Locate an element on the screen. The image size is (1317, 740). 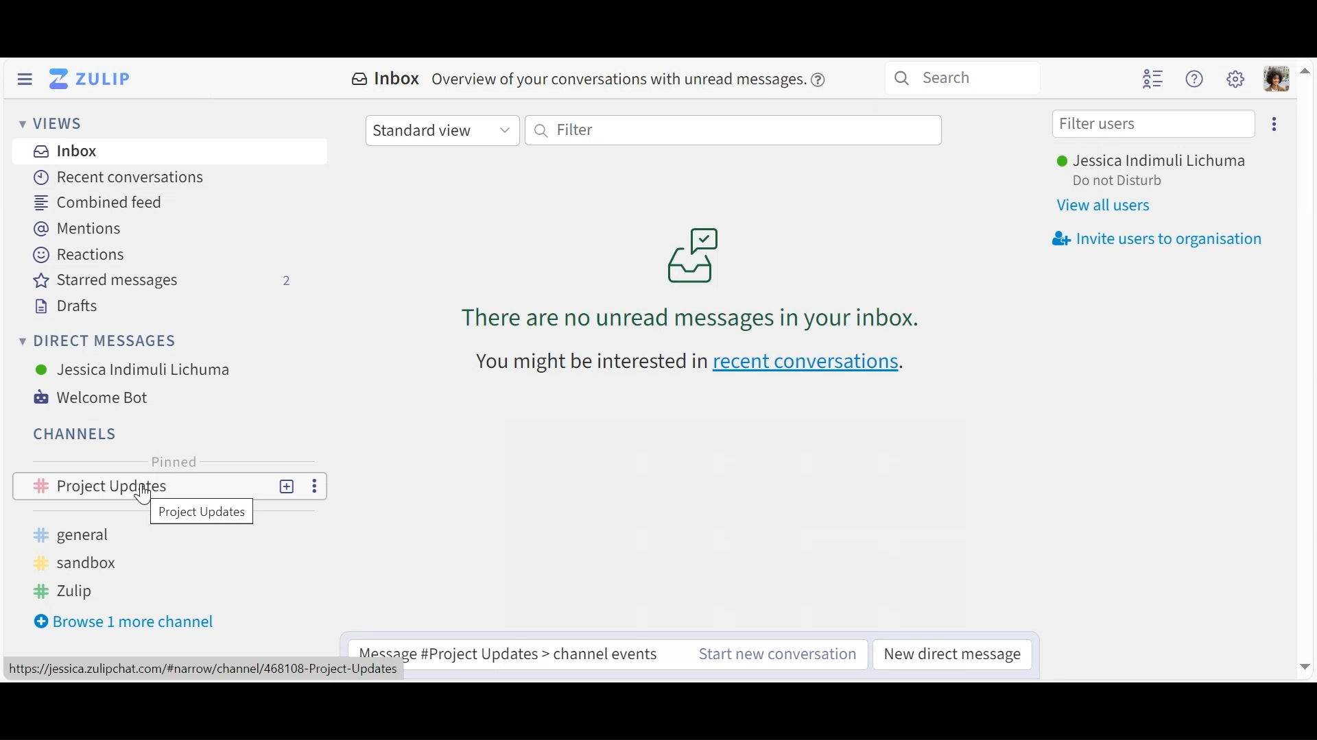
url is located at coordinates (208, 670).